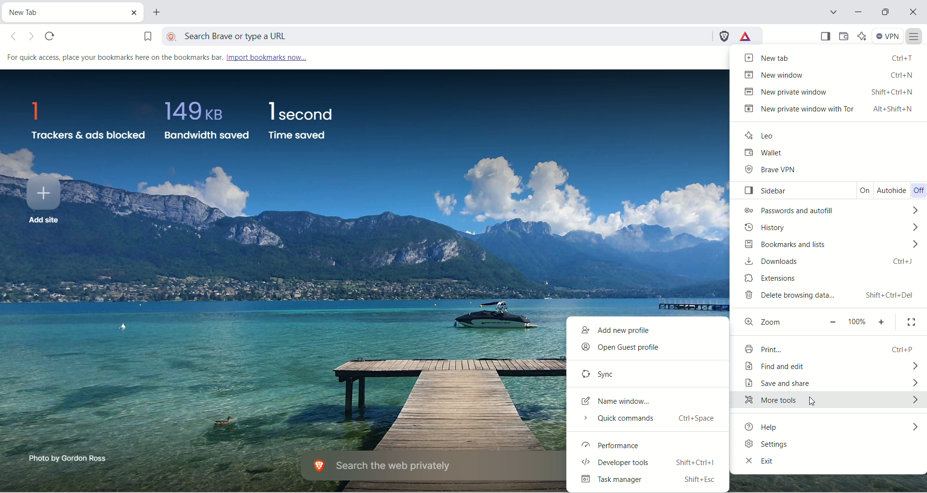 The image size is (927, 493). I want to click on more, so click(914, 38).